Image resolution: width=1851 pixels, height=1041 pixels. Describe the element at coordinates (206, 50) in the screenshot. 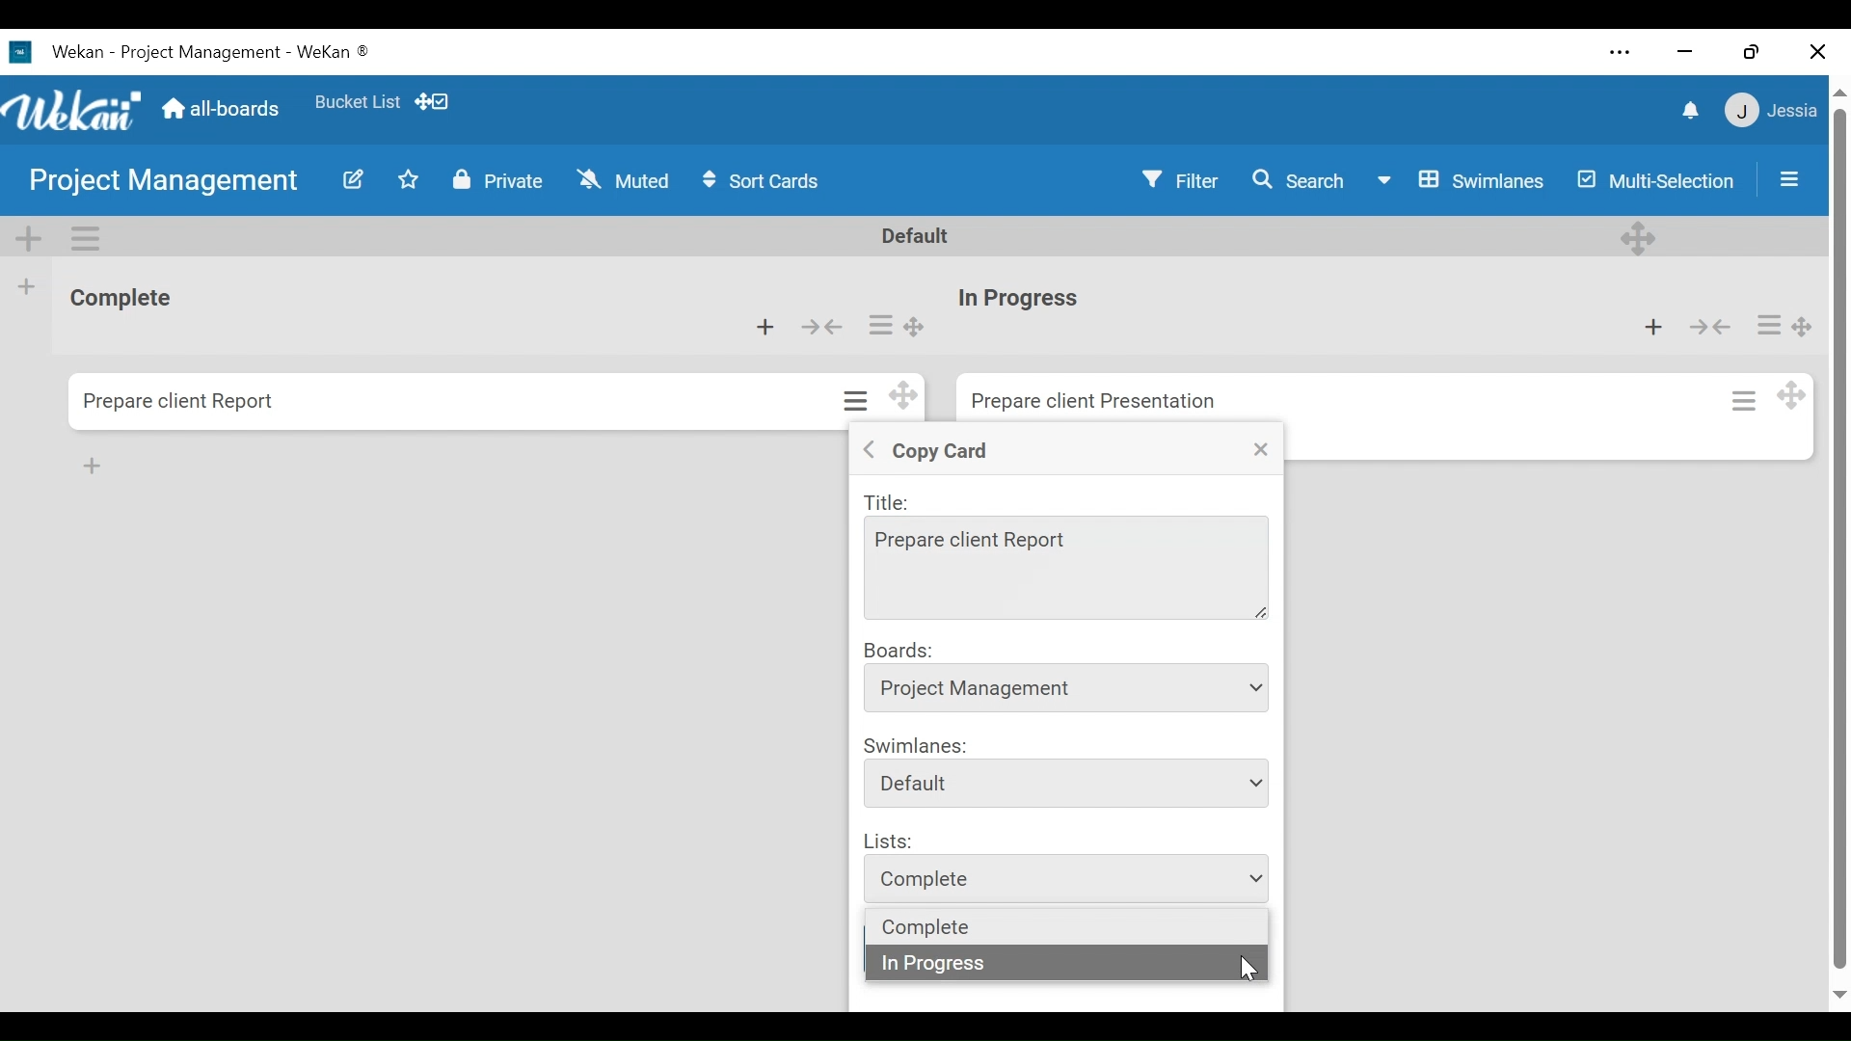

I see `Wekan Desktop Icon` at that location.